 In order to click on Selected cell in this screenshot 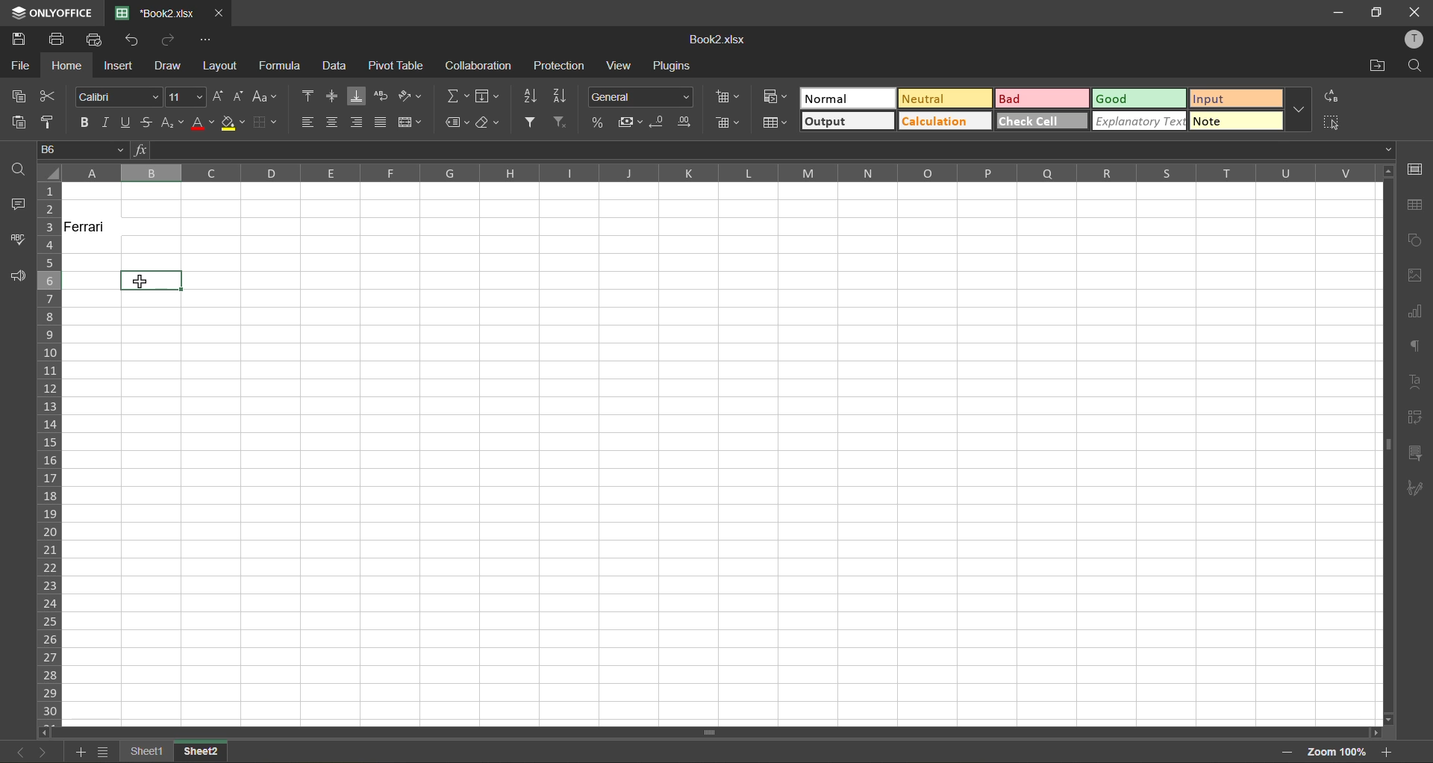, I will do `click(152, 279)`.